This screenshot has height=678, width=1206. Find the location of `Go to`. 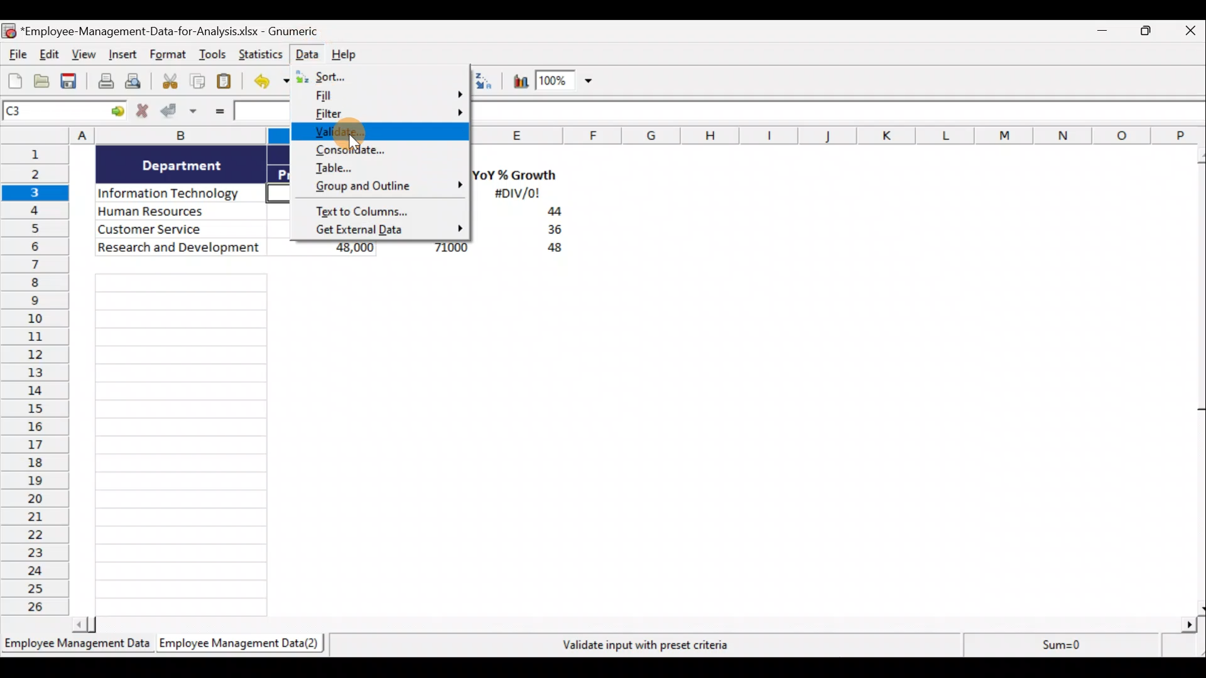

Go to is located at coordinates (117, 112).